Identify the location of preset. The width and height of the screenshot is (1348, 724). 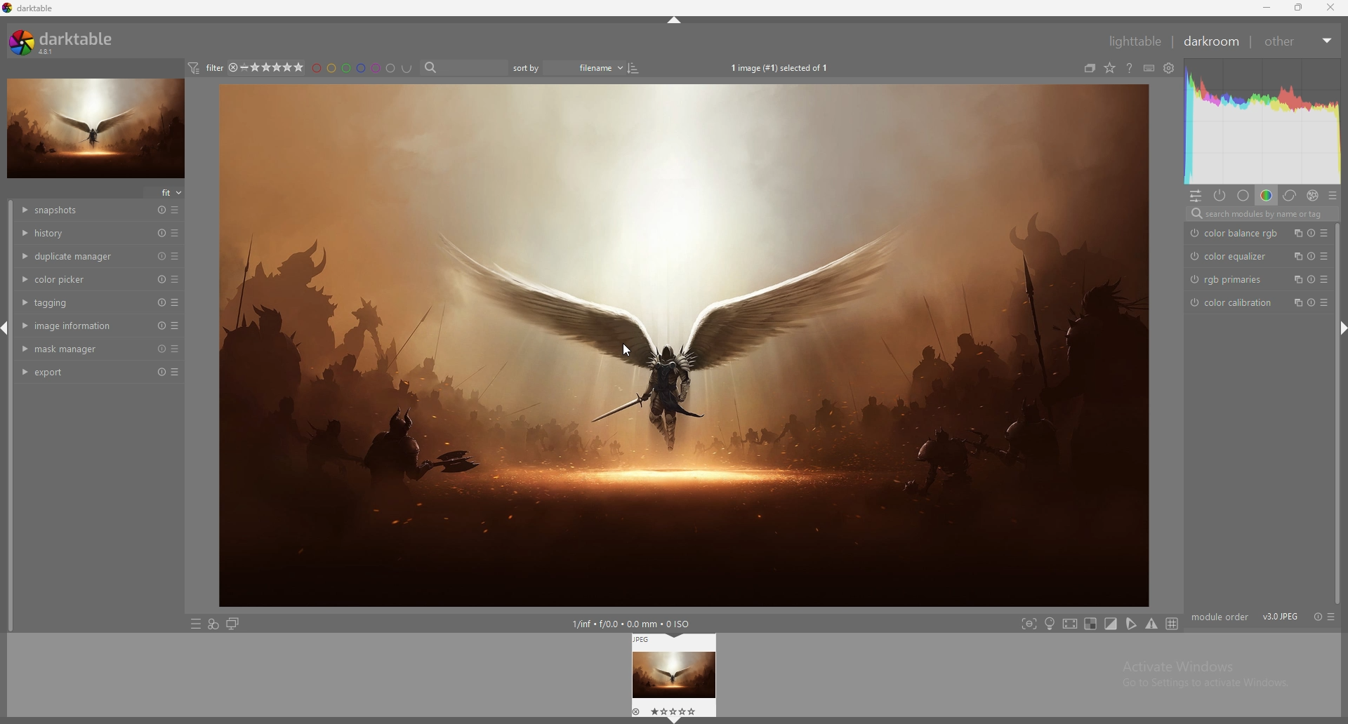
(1333, 617).